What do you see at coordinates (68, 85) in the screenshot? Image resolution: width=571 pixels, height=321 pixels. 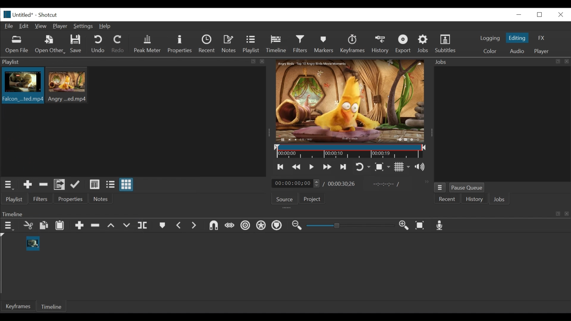 I see `clip` at bounding box center [68, 85].